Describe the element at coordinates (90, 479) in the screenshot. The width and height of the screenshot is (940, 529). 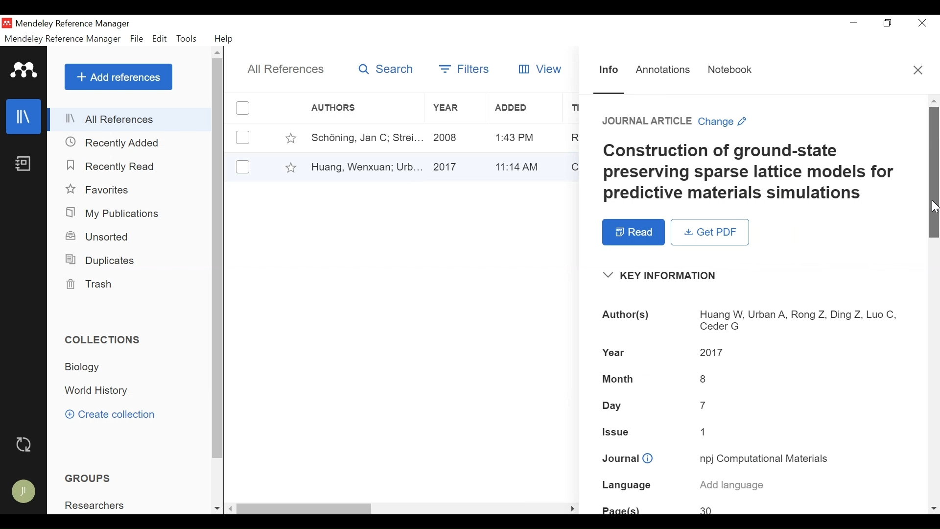
I see `Groups` at that location.